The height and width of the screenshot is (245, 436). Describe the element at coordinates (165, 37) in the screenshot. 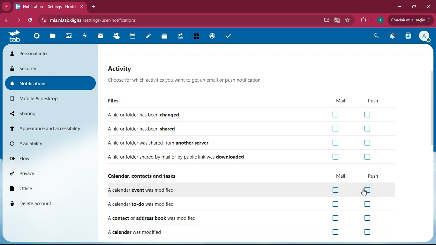

I see `layers` at that location.